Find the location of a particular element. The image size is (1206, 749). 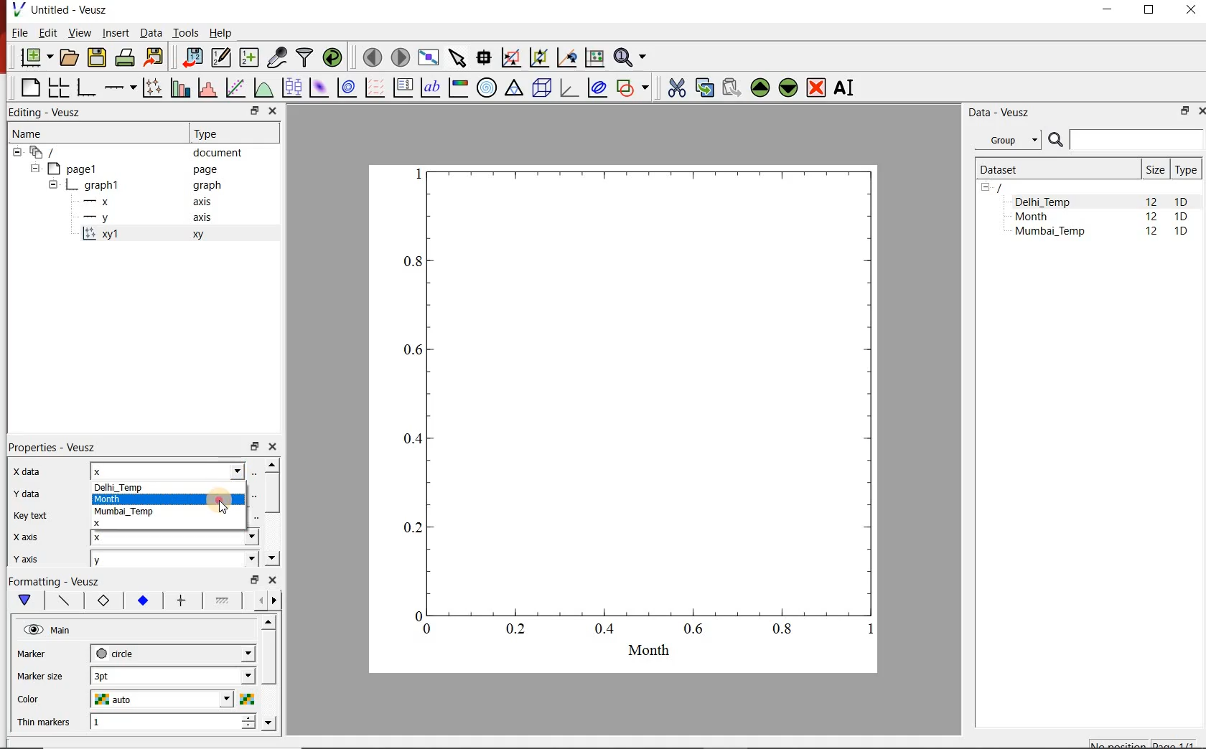

filter data is located at coordinates (305, 57).